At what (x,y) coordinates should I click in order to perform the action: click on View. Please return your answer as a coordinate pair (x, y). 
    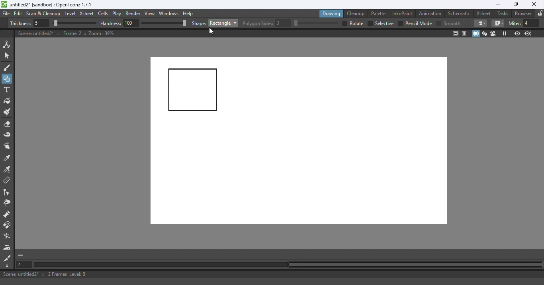
    Looking at the image, I should click on (151, 14).